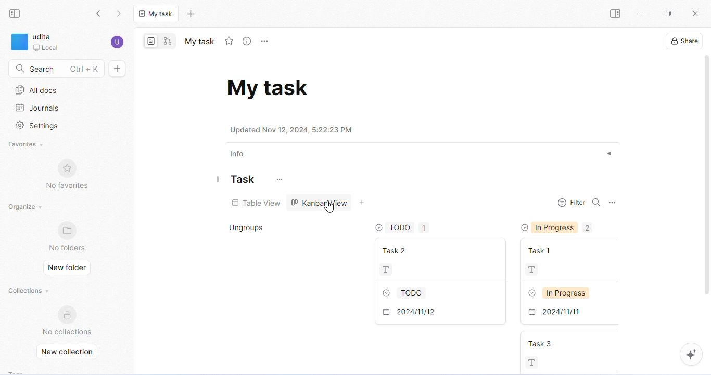 This screenshot has height=375, width=711. What do you see at coordinates (377, 229) in the screenshot?
I see `drop down` at bounding box center [377, 229].